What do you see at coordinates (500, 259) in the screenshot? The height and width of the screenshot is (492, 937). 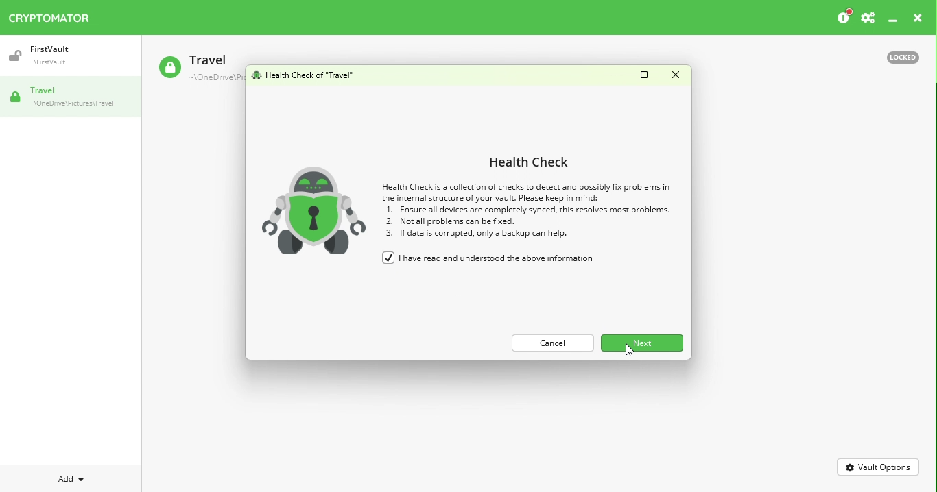 I see `I have read and understood the above information` at bounding box center [500, 259].